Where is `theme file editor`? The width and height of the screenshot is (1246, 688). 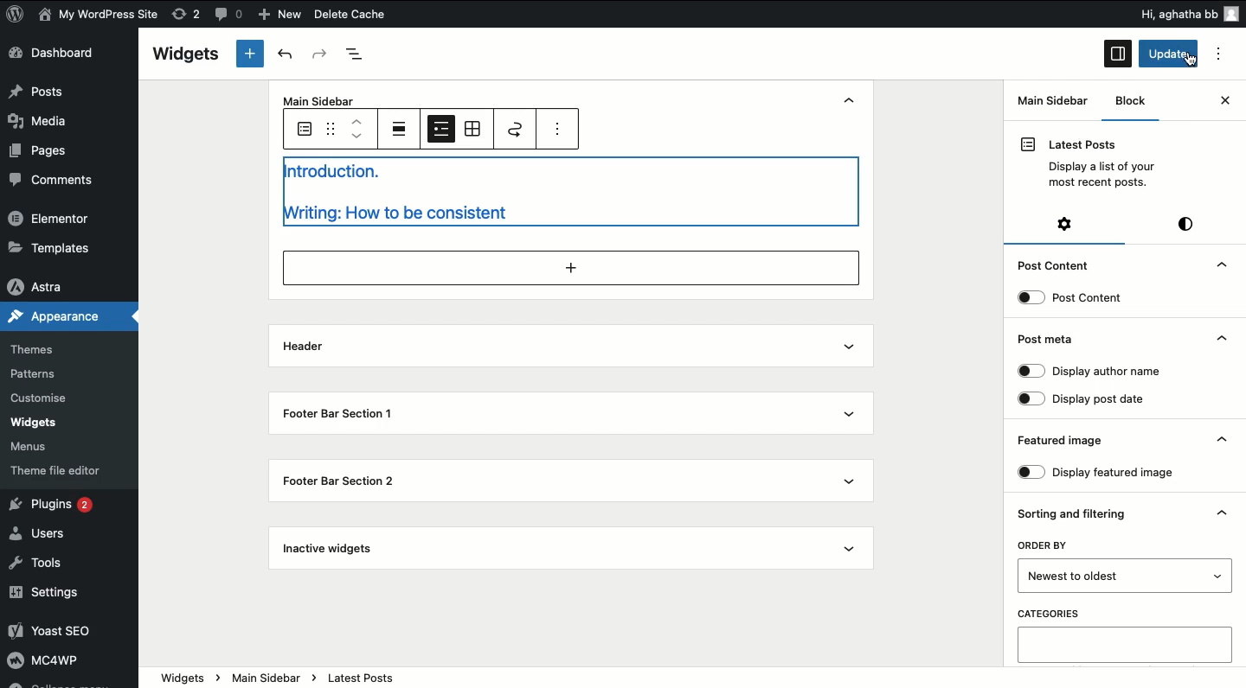
theme file editor is located at coordinates (54, 469).